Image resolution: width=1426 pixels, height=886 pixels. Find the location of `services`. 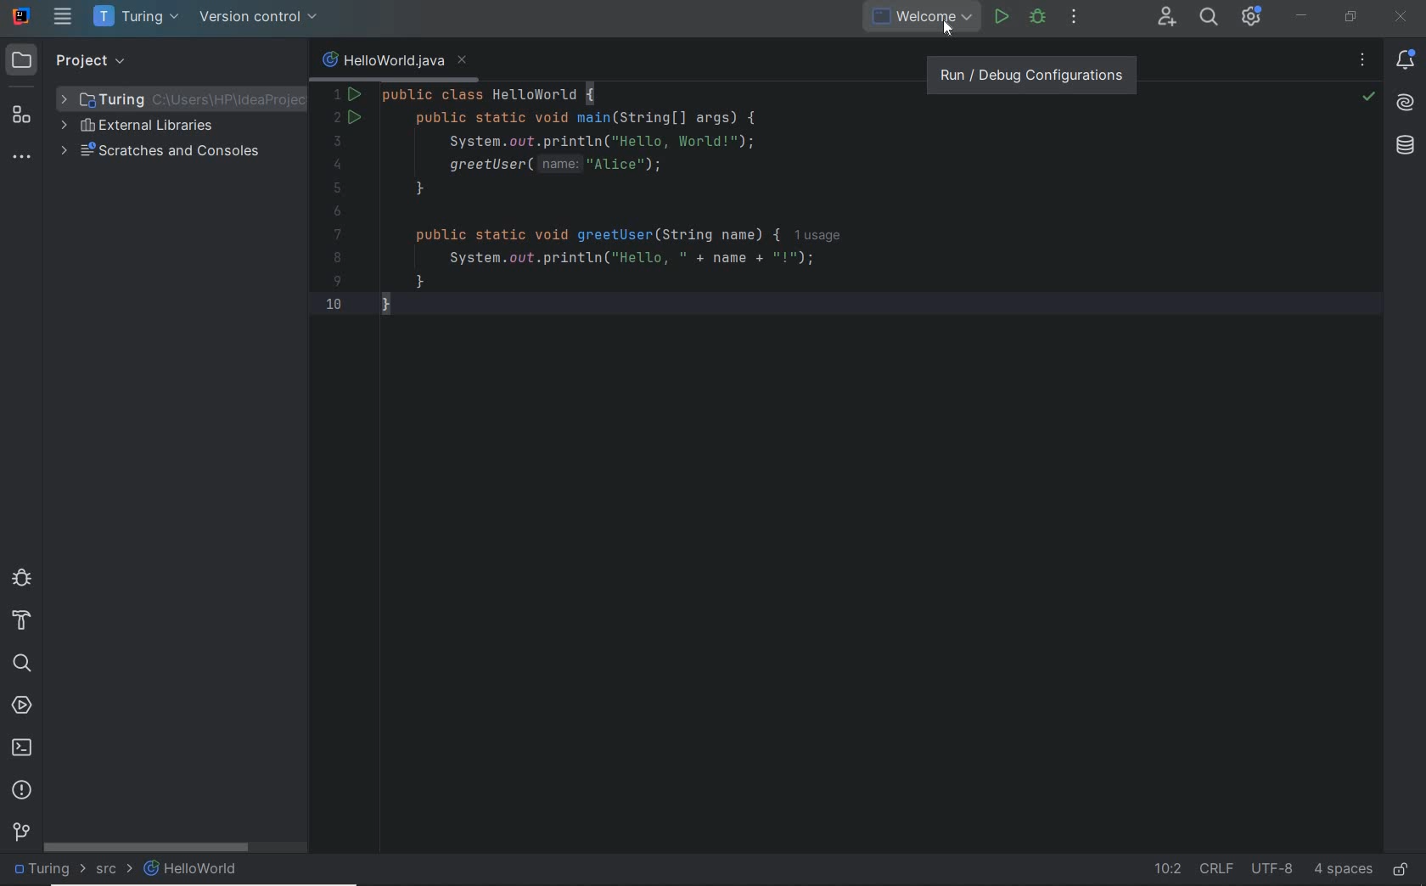

services is located at coordinates (22, 707).